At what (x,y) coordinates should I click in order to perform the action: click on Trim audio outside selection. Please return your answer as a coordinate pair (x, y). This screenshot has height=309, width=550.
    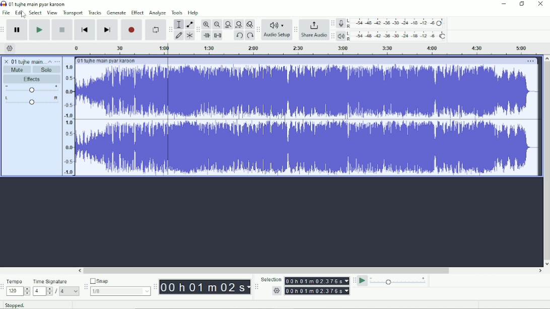
    Looking at the image, I should click on (207, 36).